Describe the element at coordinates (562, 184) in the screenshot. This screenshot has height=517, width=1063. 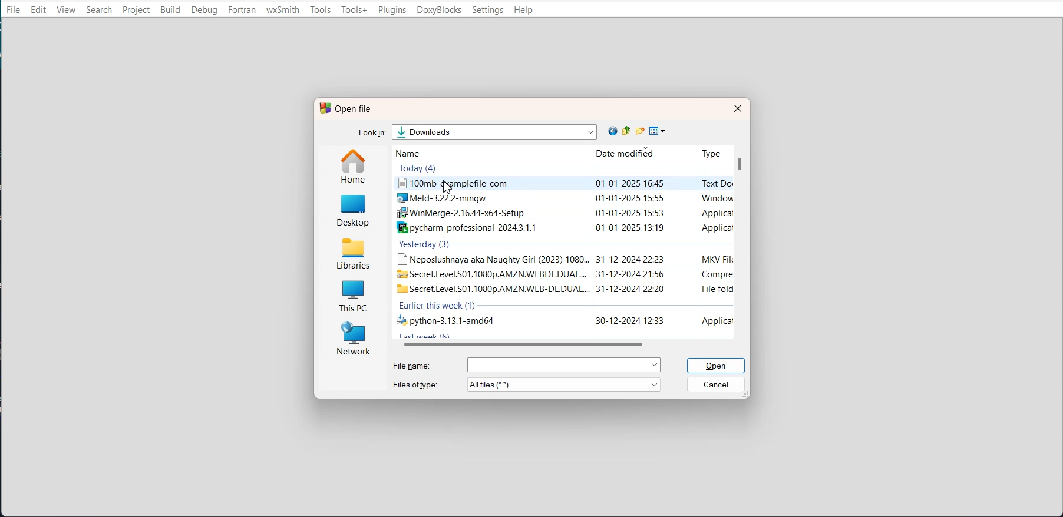
I see `100mb-examplefile.com` at that location.